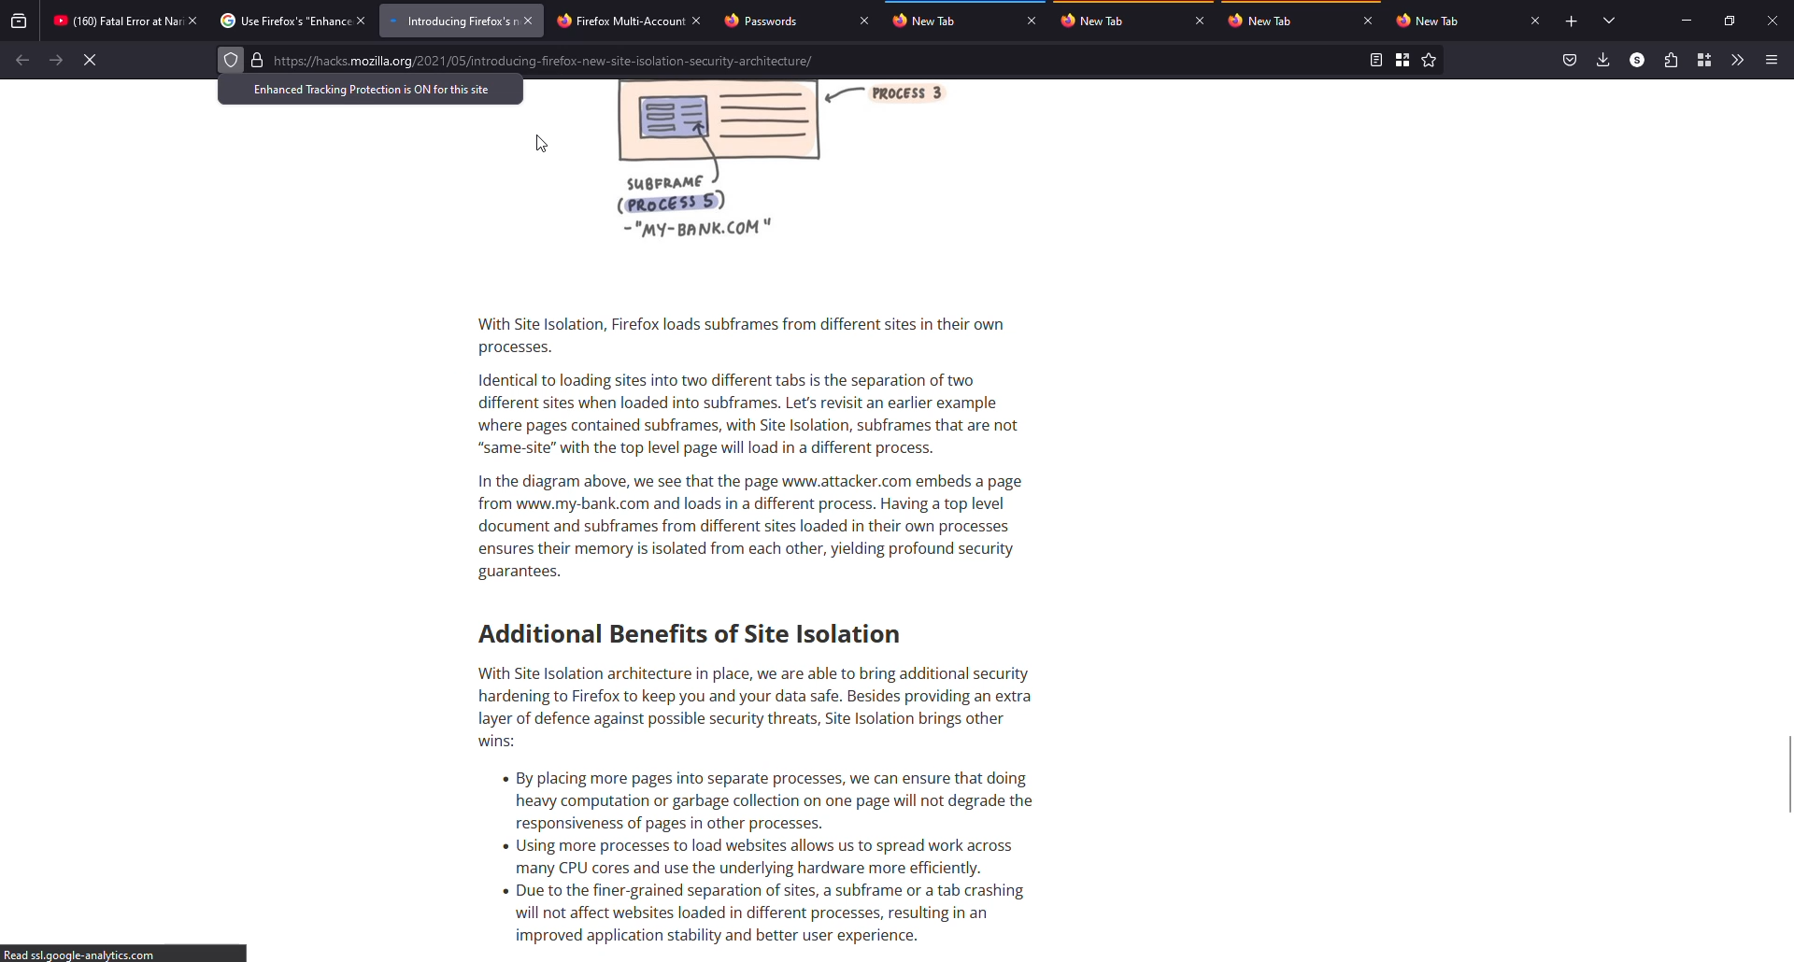 The height and width of the screenshot is (962, 1794). Describe the element at coordinates (1403, 61) in the screenshot. I see `open site in container` at that location.